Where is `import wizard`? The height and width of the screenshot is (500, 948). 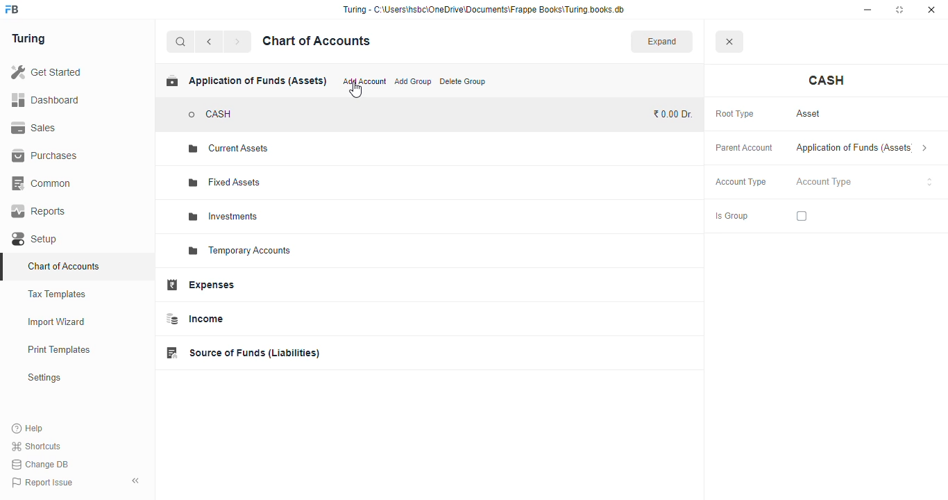
import wizard is located at coordinates (57, 322).